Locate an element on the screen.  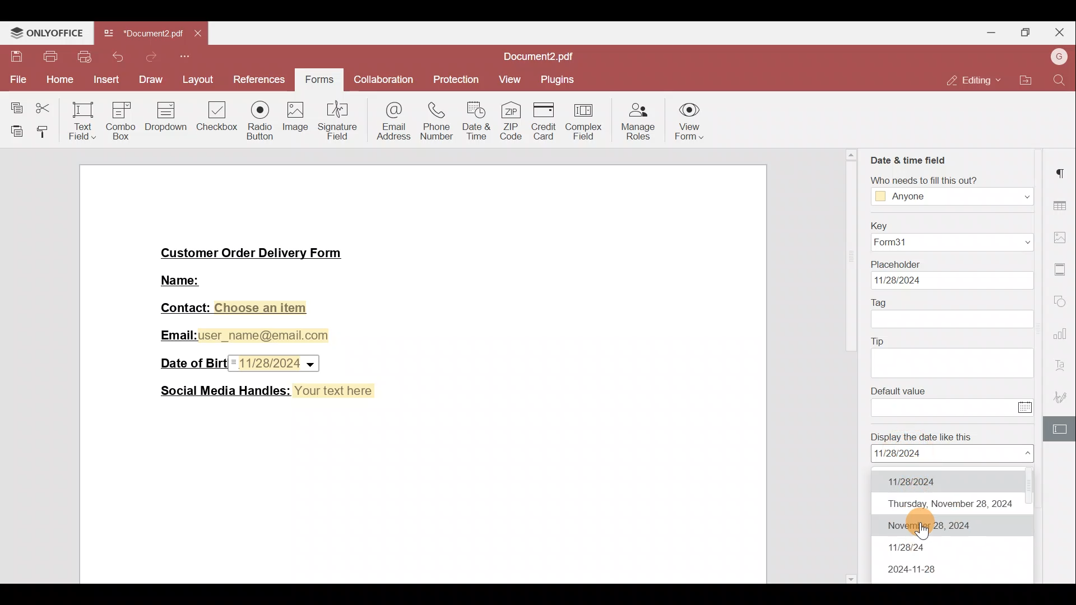
Social Media Handles: Your text here is located at coordinates (267, 390).